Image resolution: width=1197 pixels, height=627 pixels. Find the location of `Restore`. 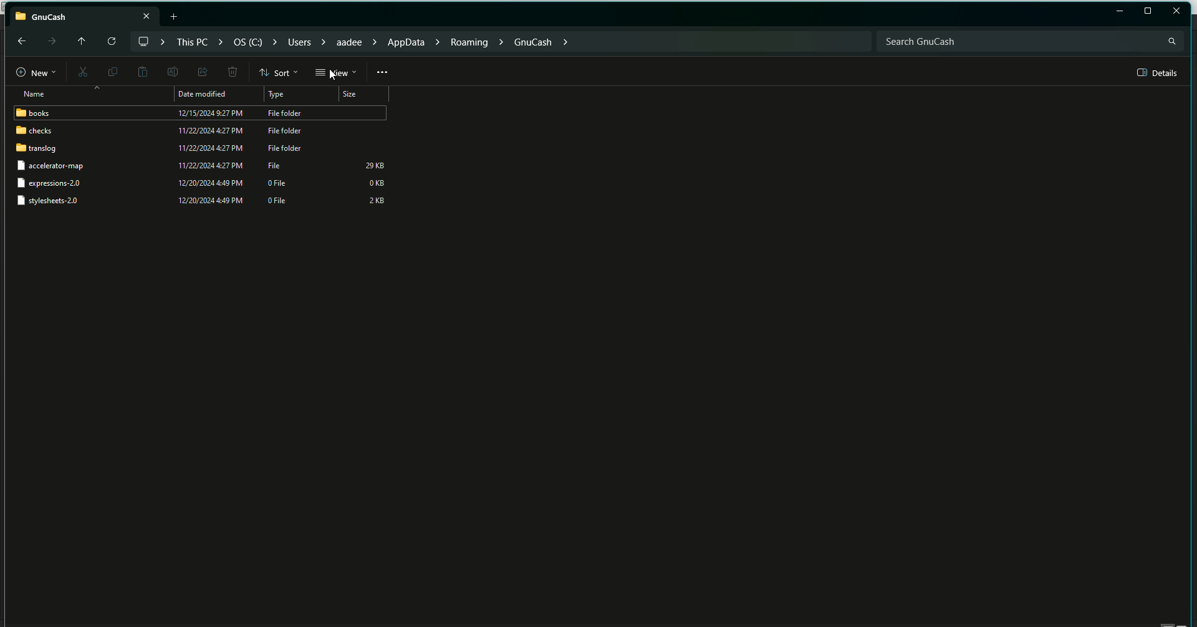

Restore is located at coordinates (1148, 11).